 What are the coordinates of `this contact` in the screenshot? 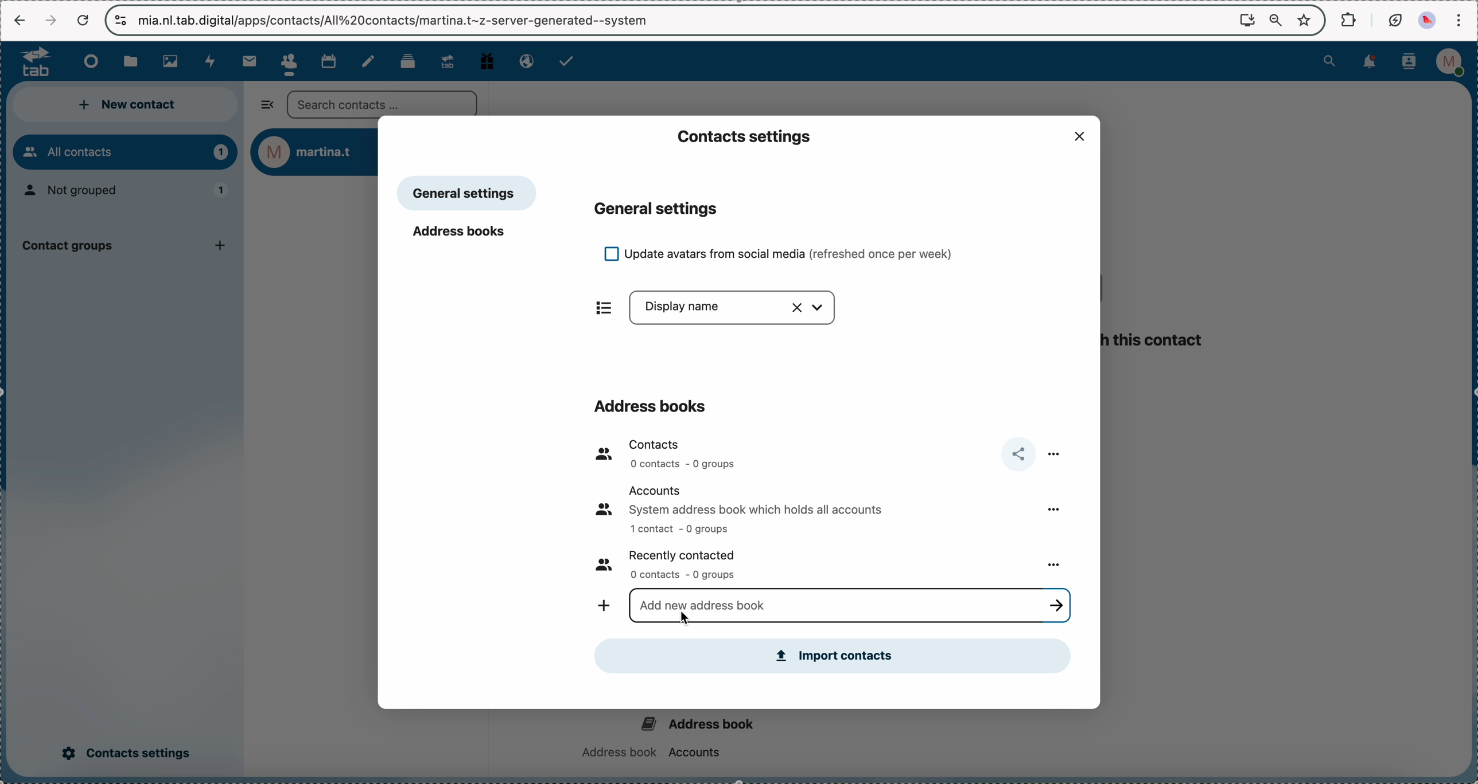 It's located at (1157, 340).